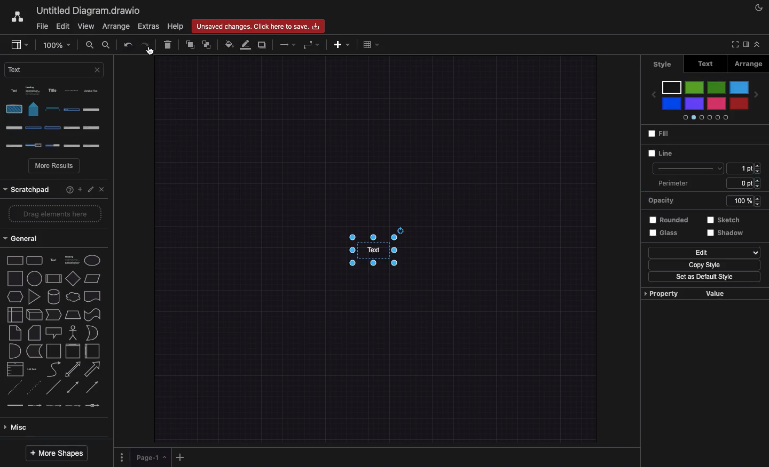  What do you see at coordinates (116, 27) in the screenshot?
I see `Arrange` at bounding box center [116, 27].